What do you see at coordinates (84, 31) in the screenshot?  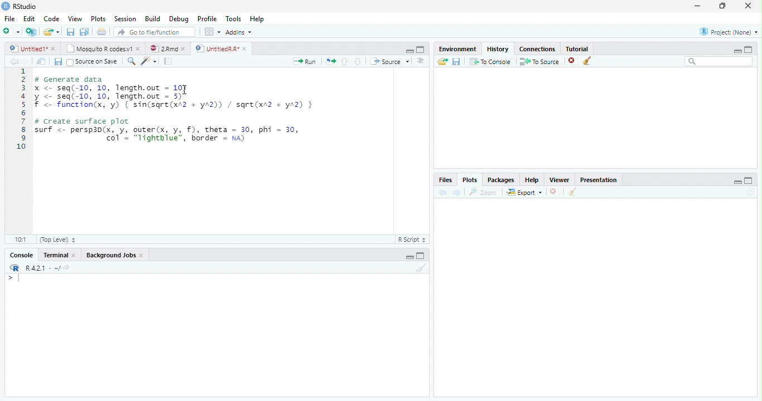 I see `Save all open documents` at bounding box center [84, 31].